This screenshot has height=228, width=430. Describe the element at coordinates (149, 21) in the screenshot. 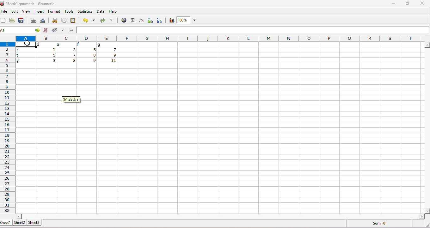

I see `sort ascending` at that location.